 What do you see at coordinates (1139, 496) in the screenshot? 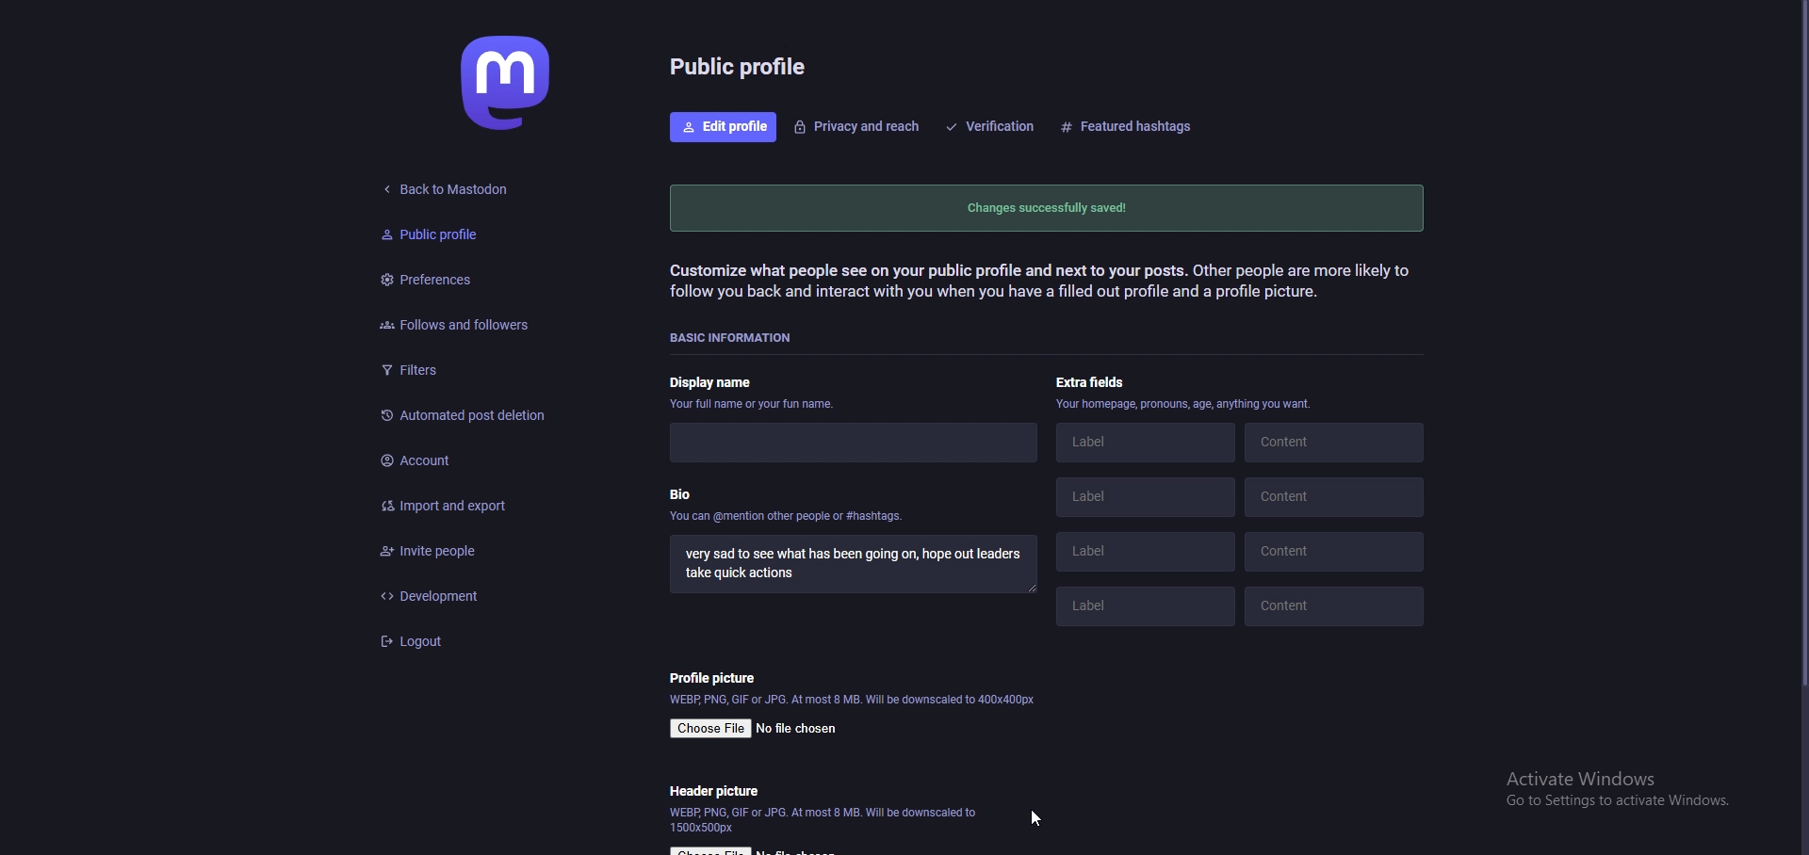
I see `label` at bounding box center [1139, 496].